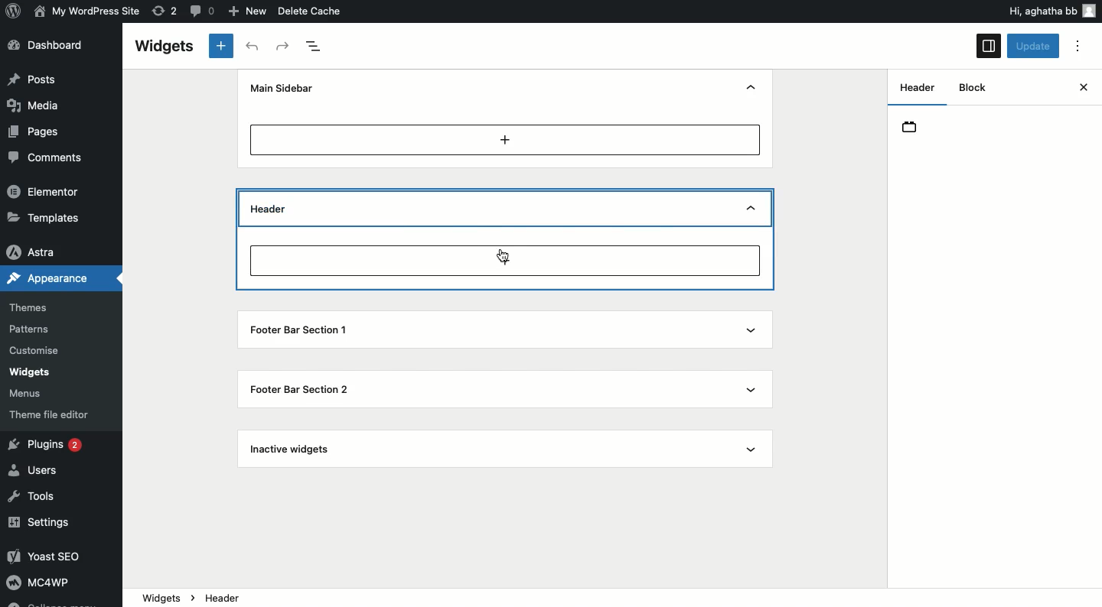 Image resolution: width=1102 pixels, height=607 pixels. What do you see at coordinates (1035, 46) in the screenshot?
I see `Update` at bounding box center [1035, 46].